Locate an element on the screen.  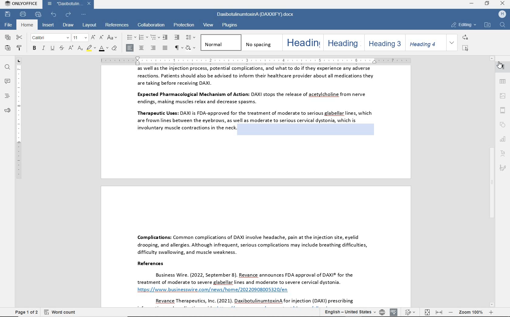
font is located at coordinates (50, 38).